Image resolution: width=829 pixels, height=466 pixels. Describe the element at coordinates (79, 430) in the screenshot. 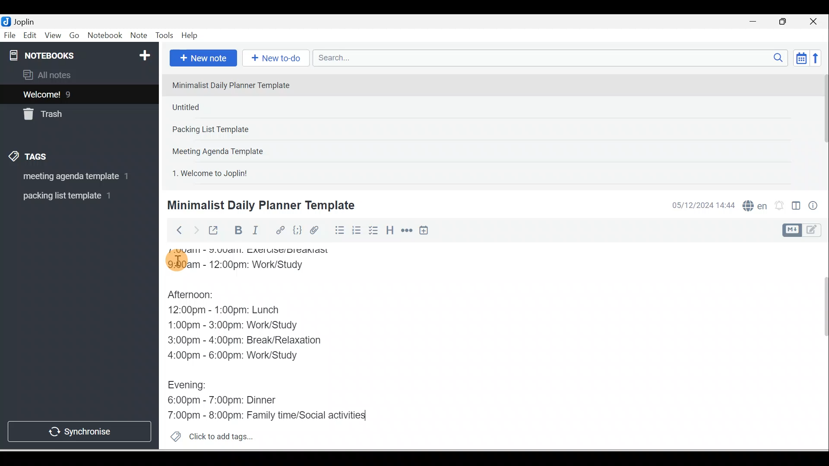

I see `Synchronise` at that location.